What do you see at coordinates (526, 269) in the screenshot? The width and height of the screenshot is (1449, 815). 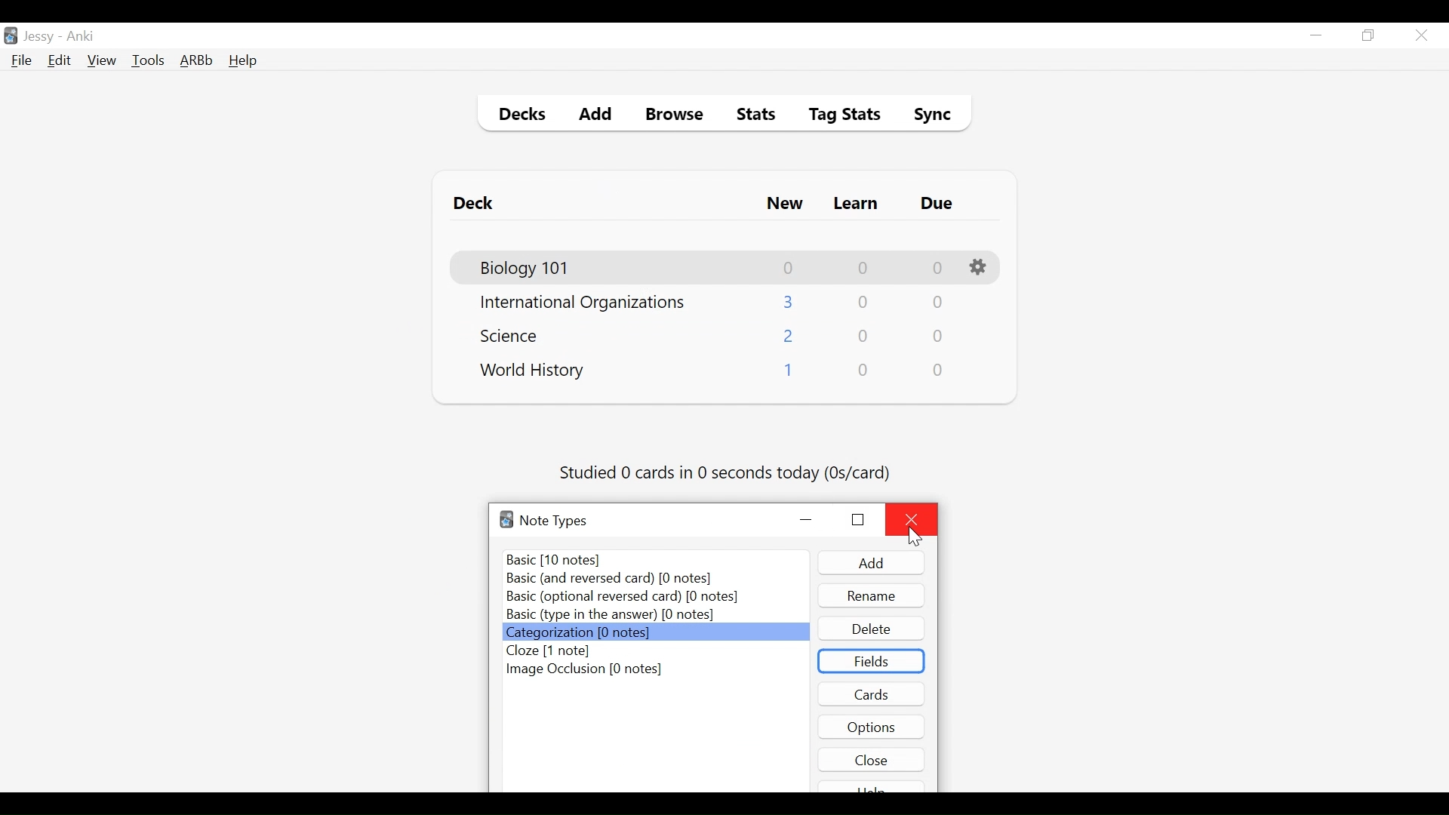 I see `Deck Name` at bounding box center [526, 269].